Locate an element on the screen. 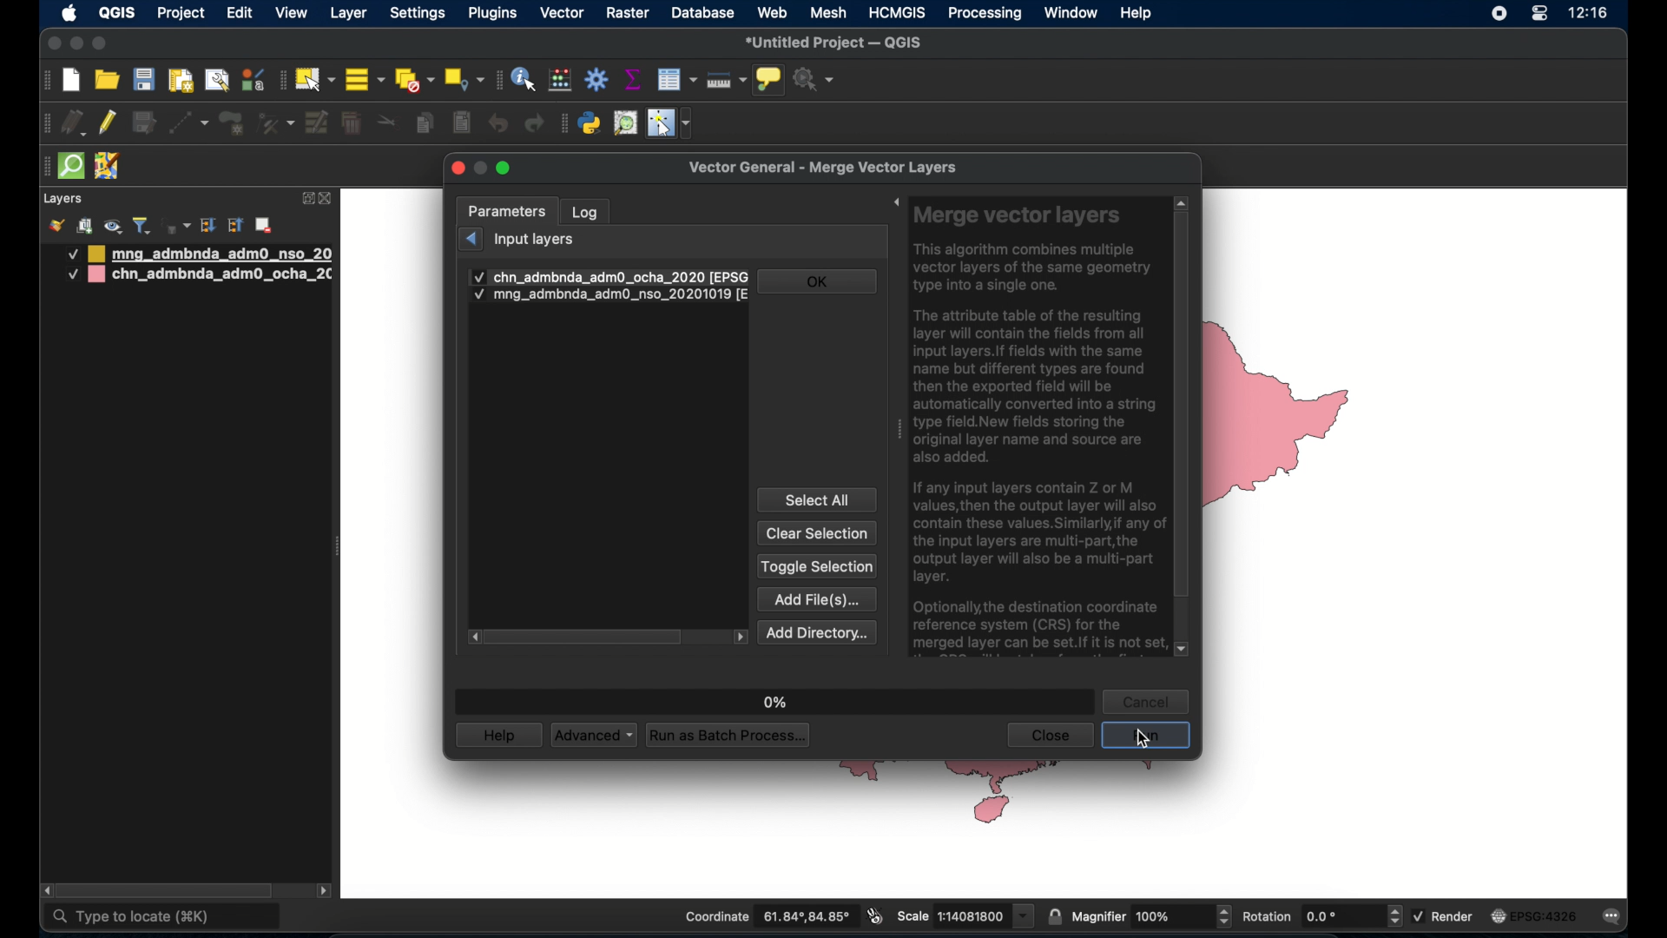 This screenshot has width=1667, height=938. rotation is located at coordinates (1321, 917).